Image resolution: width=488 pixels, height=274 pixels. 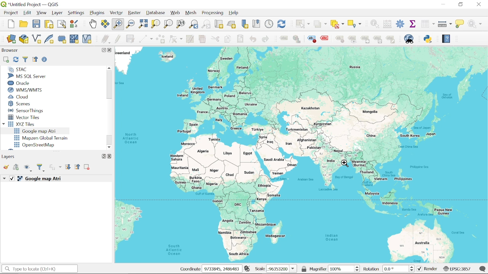 I want to click on insert audio, so click(x=55, y=168).